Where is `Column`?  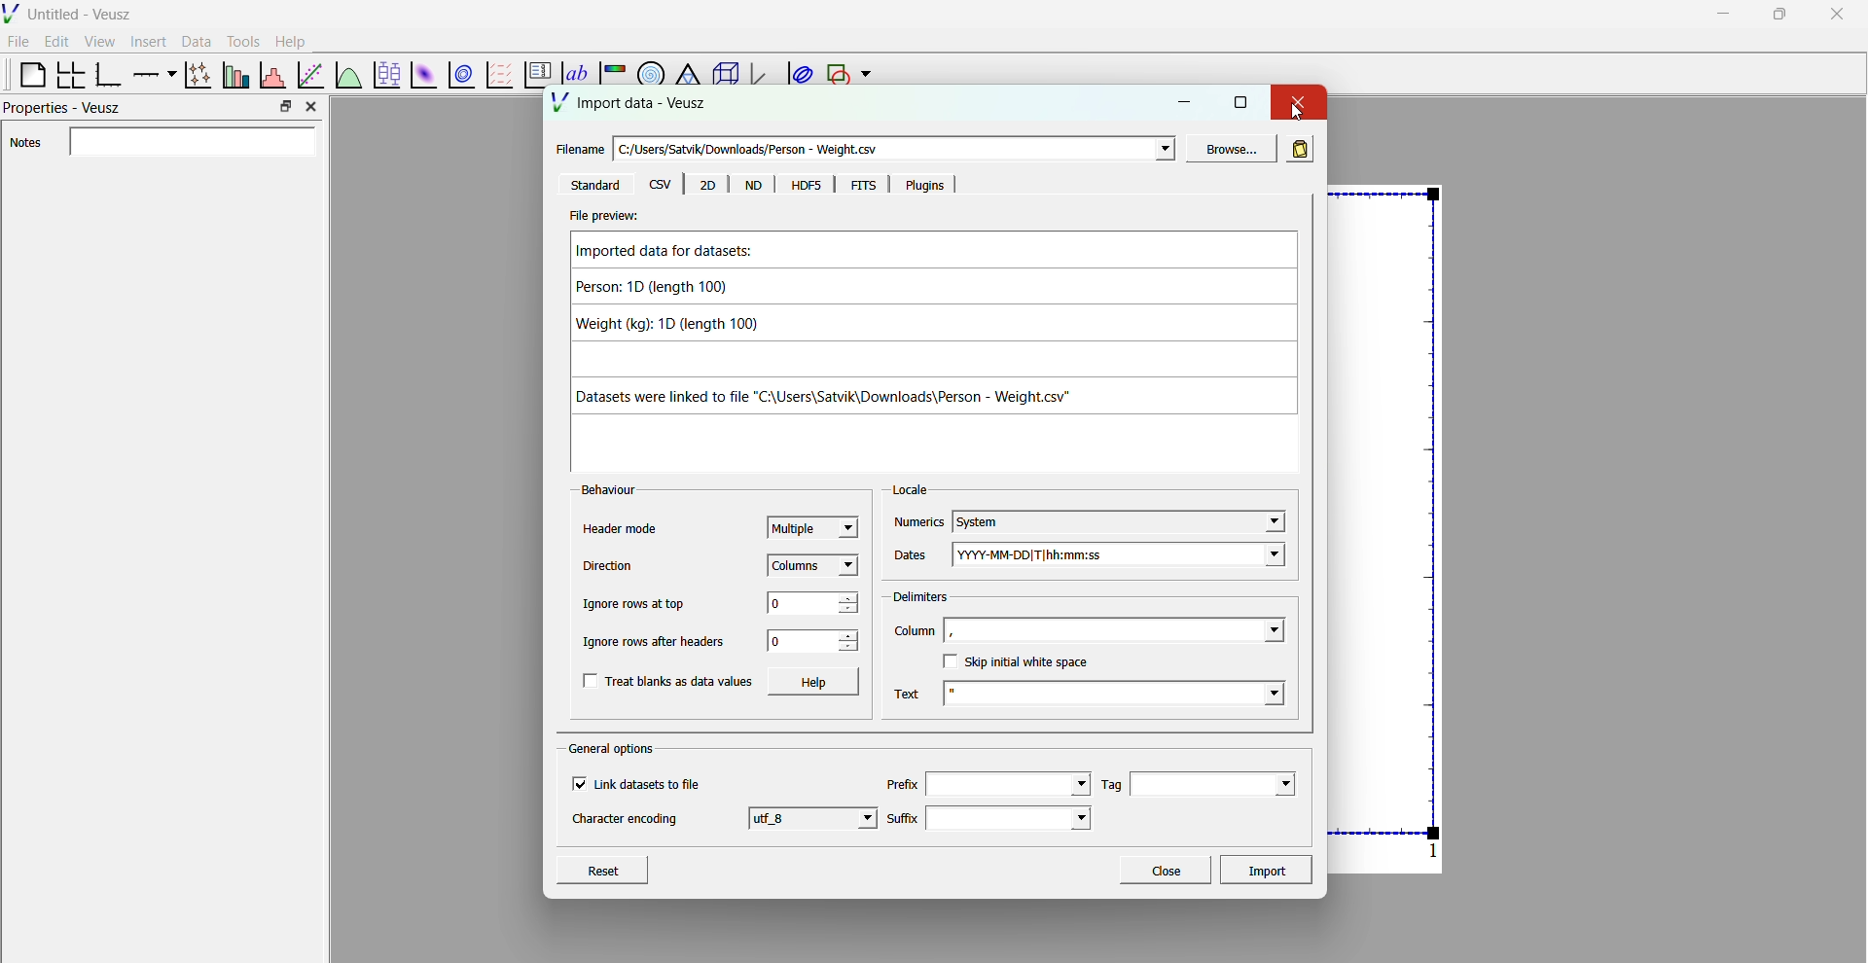
Column is located at coordinates (915, 632).